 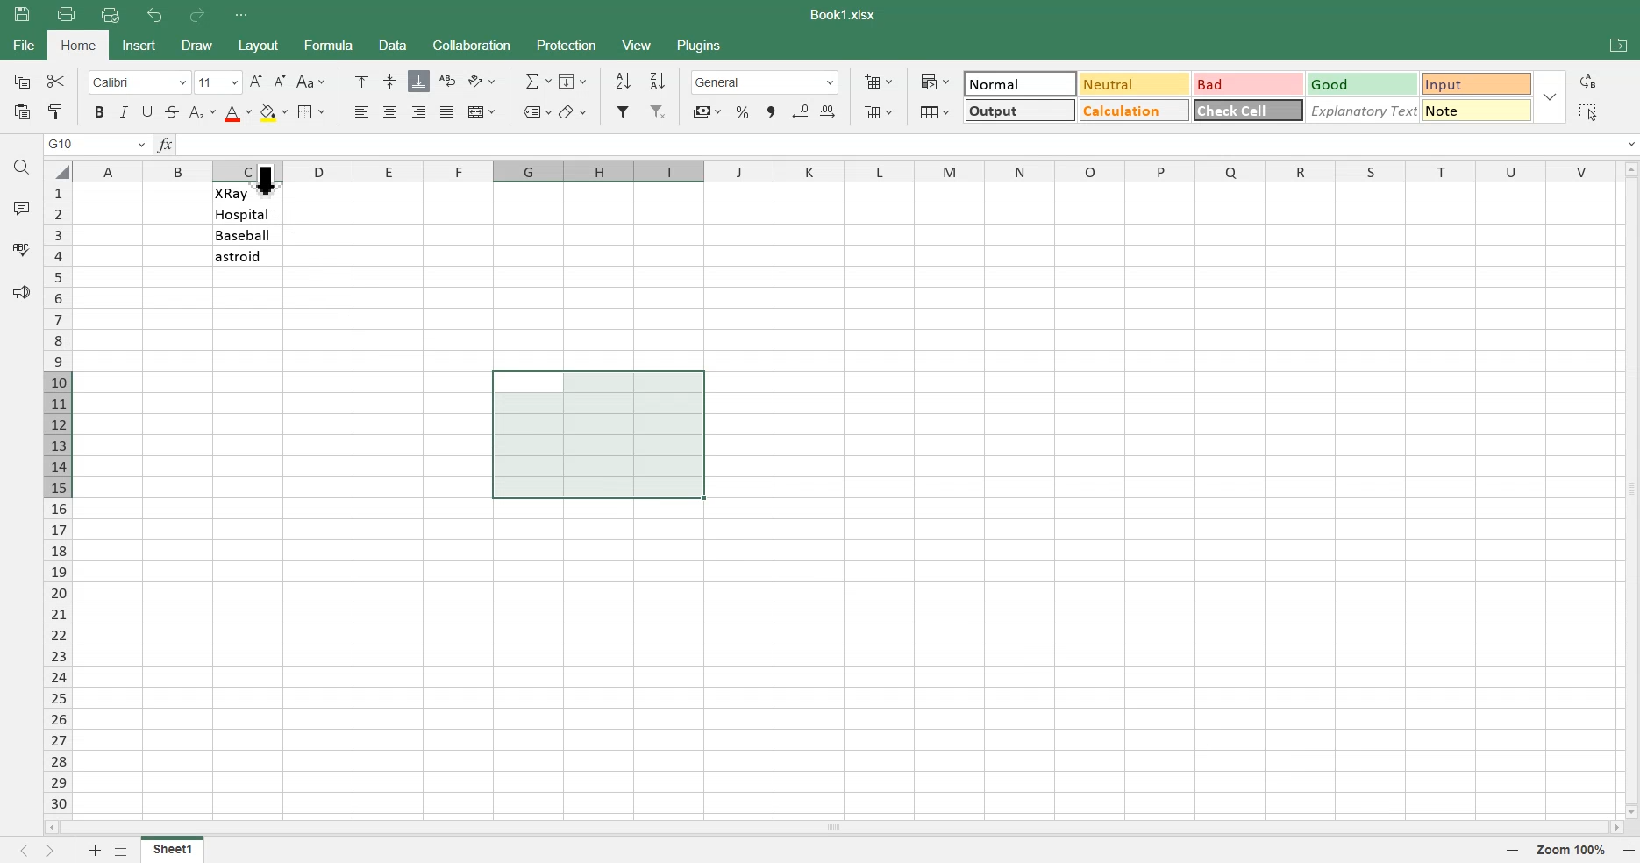 I want to click on Replace, so click(x=1591, y=81).